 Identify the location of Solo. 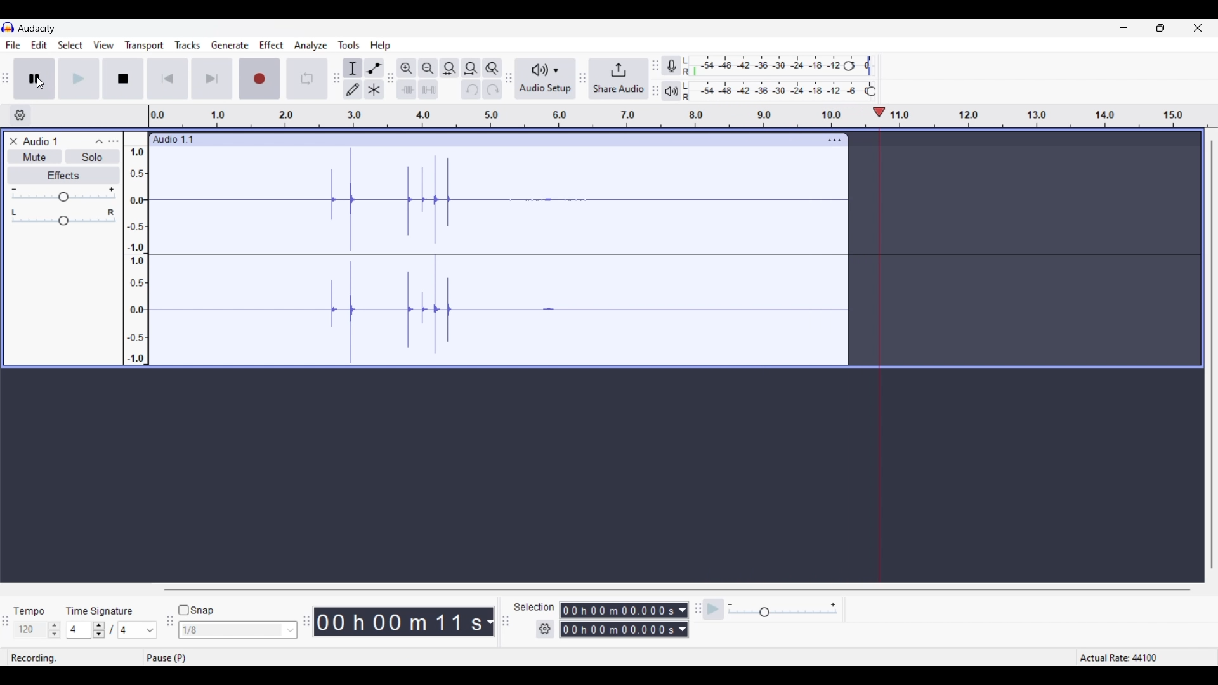
(93, 157).